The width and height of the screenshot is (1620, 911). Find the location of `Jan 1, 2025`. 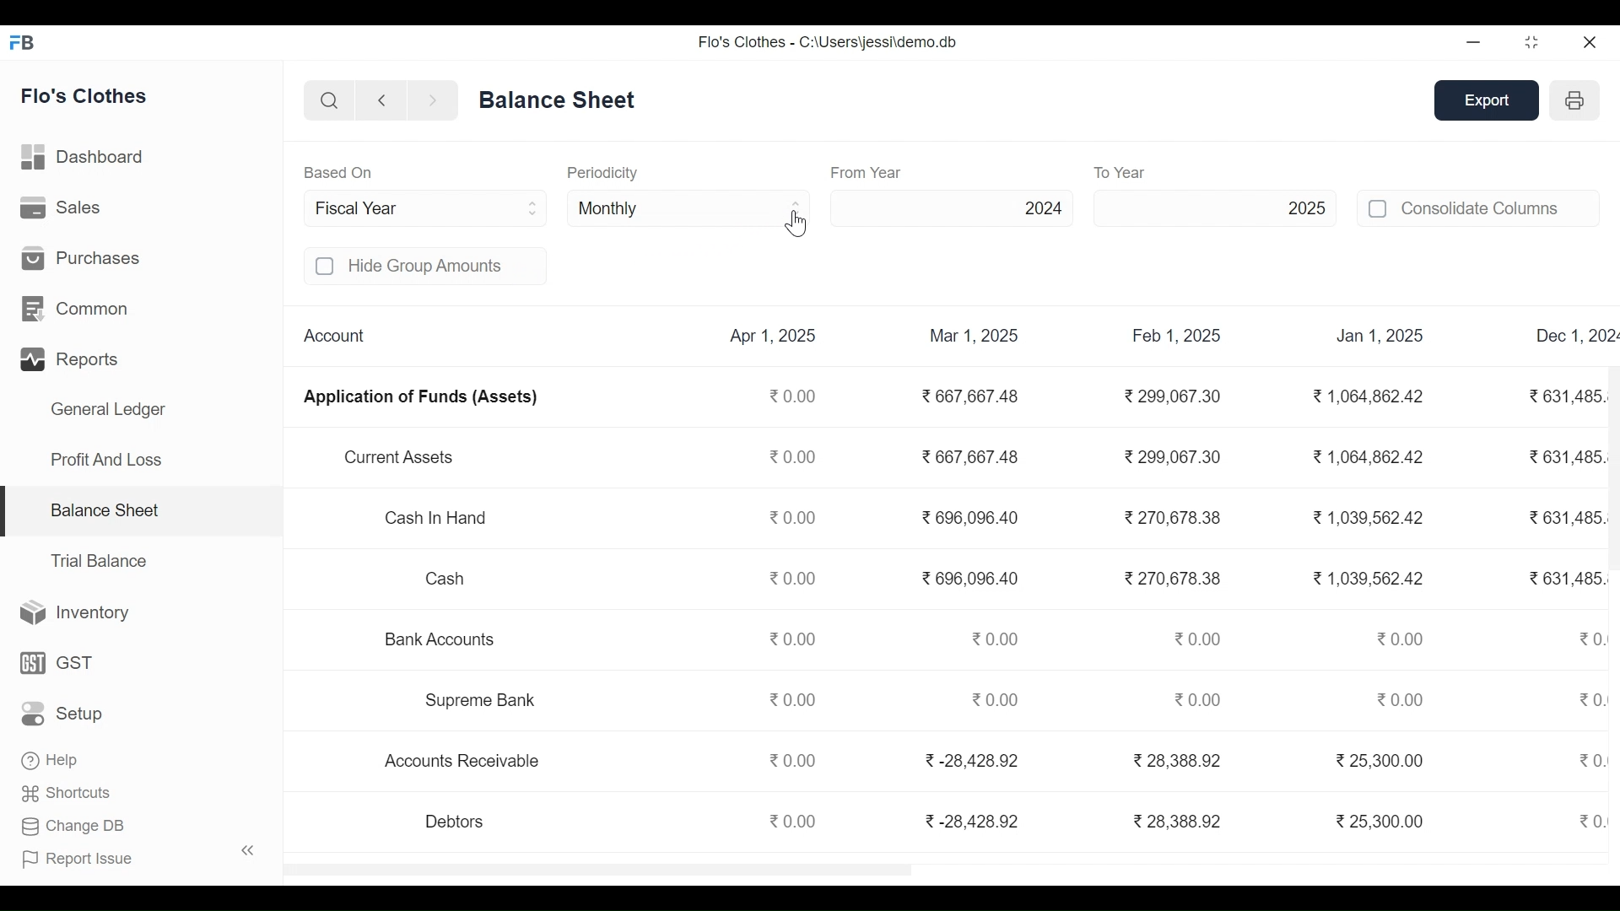

Jan 1, 2025 is located at coordinates (1381, 337).